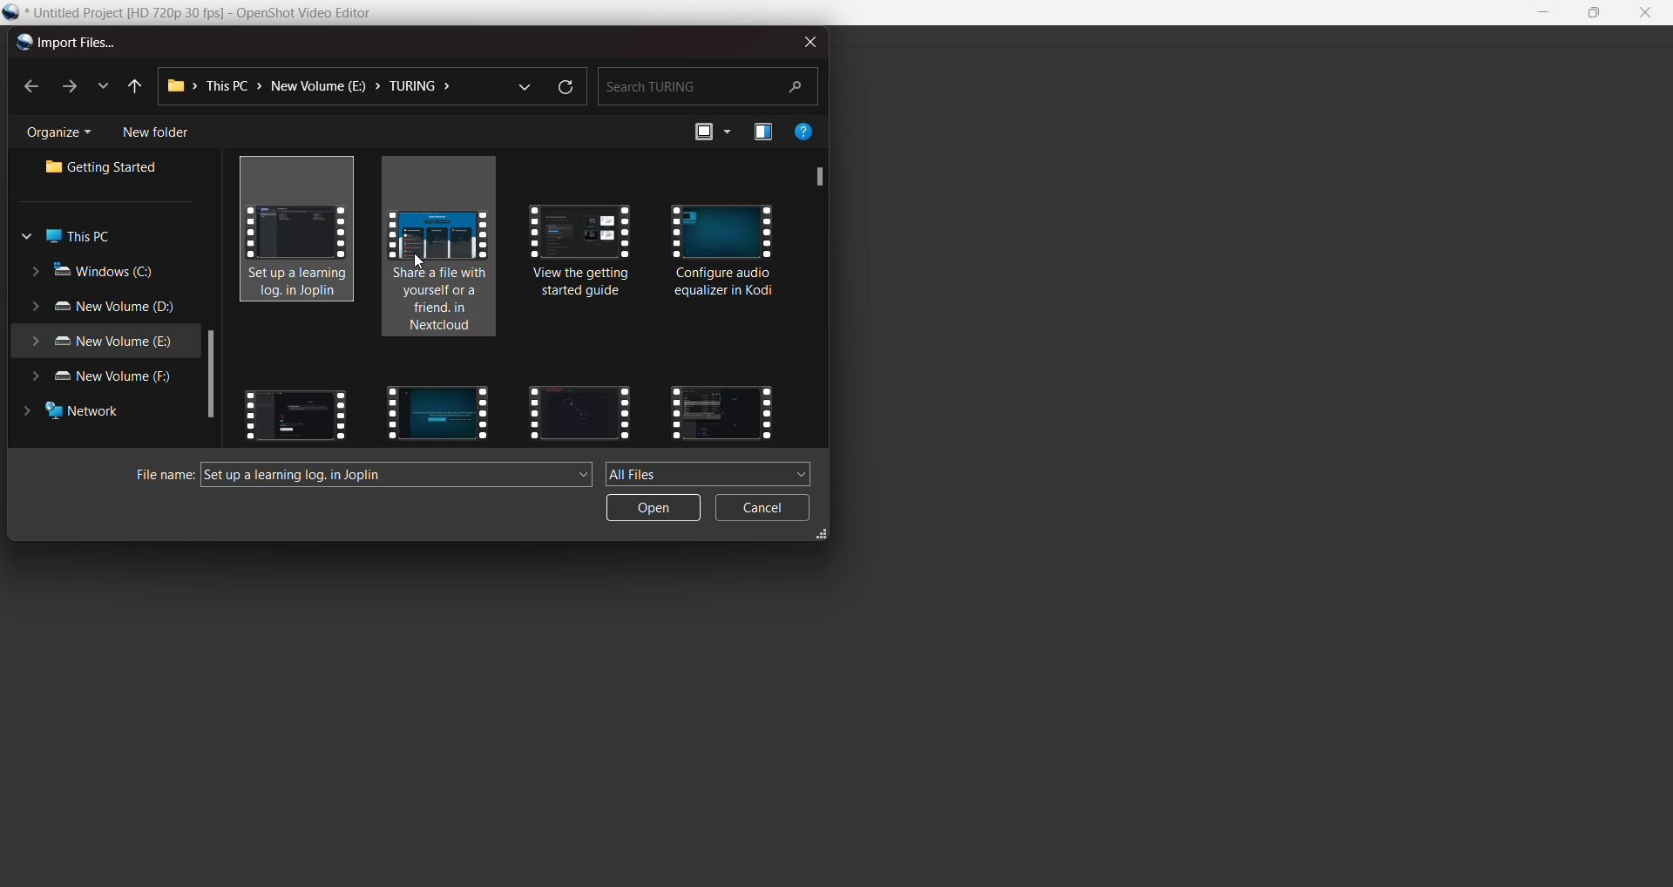  I want to click on windows c, so click(96, 272).